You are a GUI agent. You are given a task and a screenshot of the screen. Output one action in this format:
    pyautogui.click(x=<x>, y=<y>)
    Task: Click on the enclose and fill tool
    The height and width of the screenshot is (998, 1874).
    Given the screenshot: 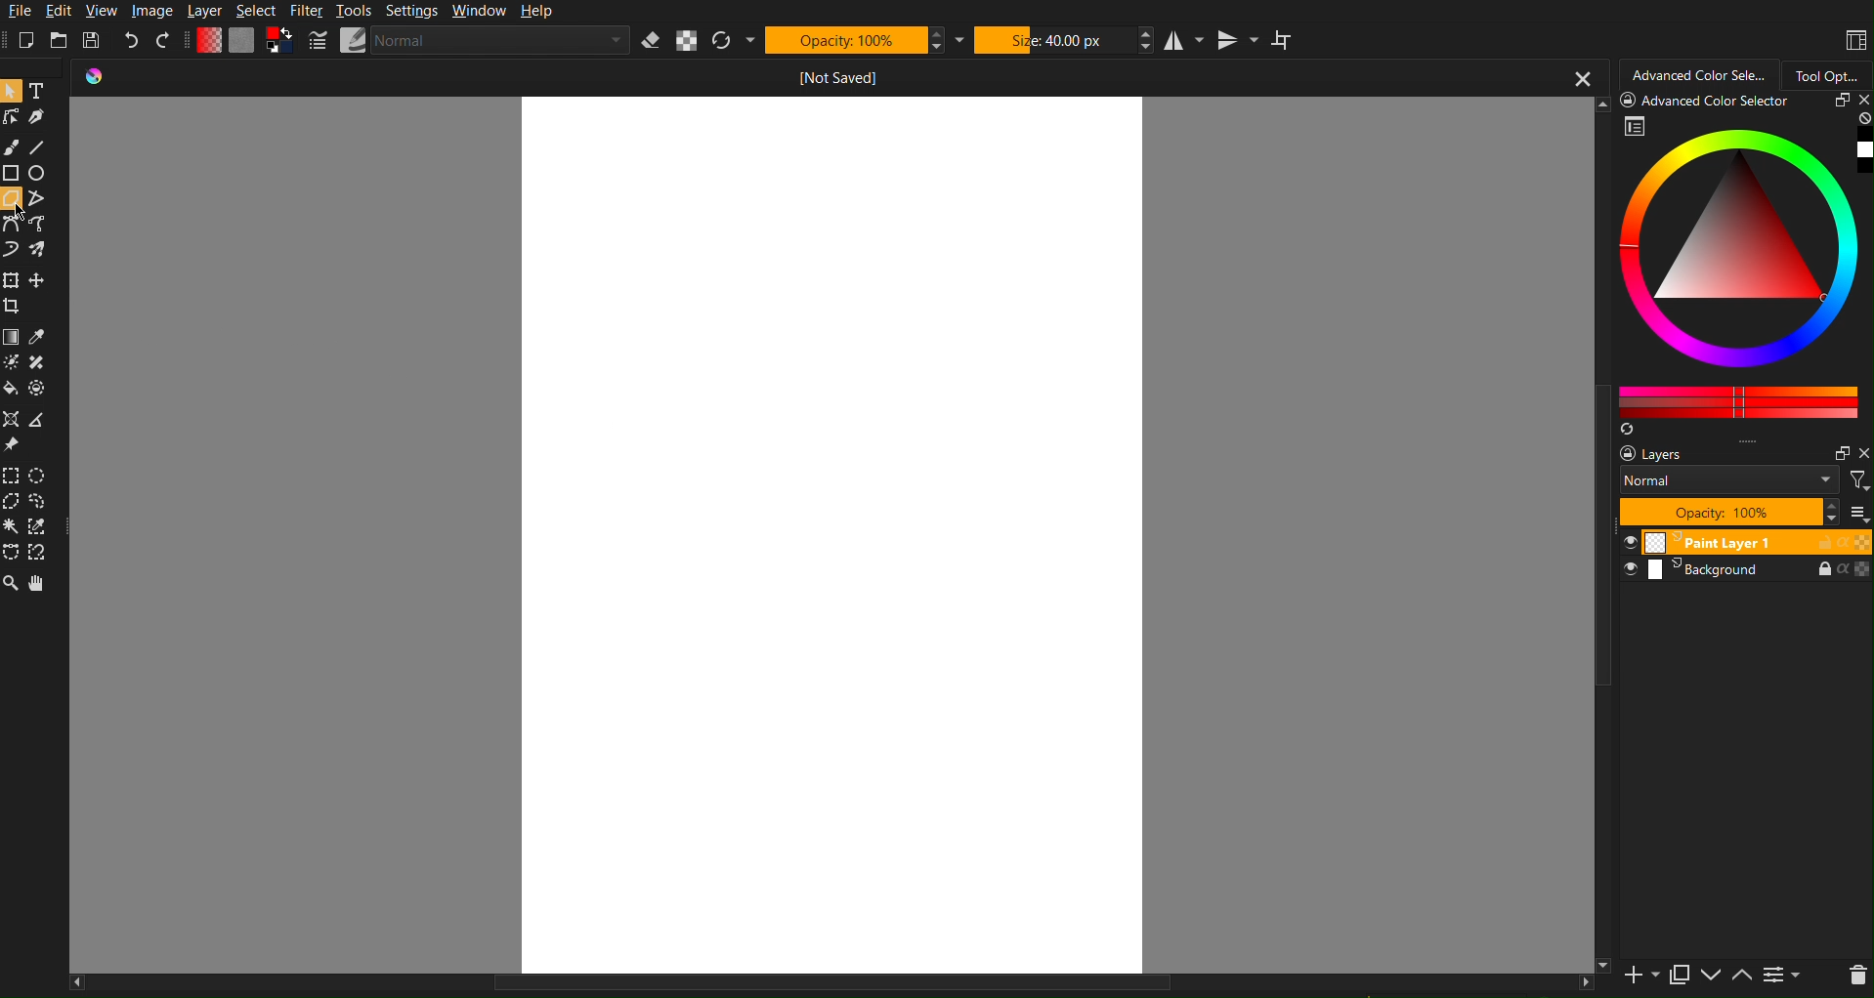 What is the action you would take?
    pyautogui.click(x=45, y=388)
    